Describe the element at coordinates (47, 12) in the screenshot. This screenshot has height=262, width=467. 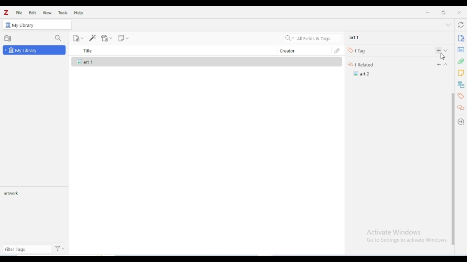
I see `view` at that location.